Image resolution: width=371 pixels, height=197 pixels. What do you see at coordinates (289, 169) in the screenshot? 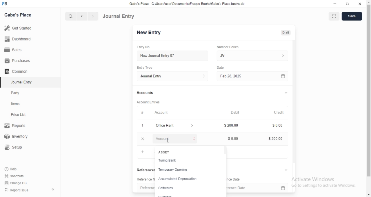
I see `v` at bounding box center [289, 169].